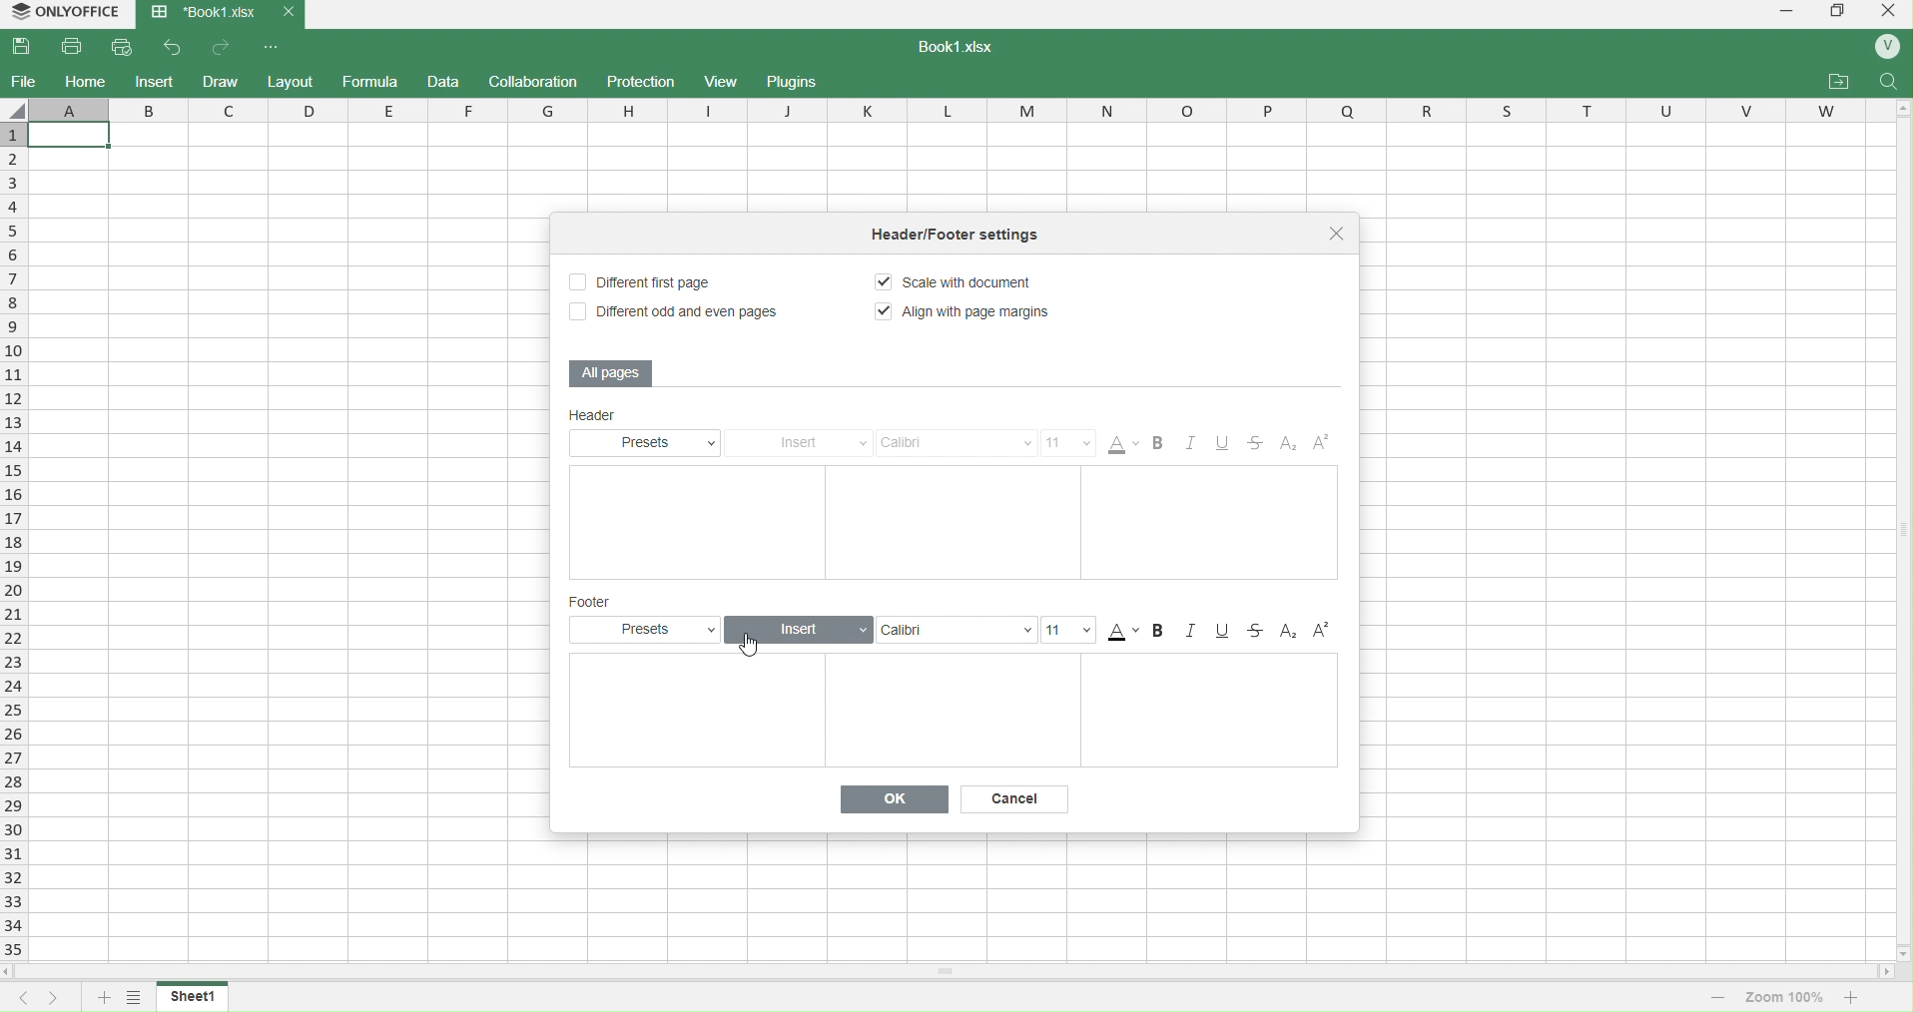 This screenshot has height=1012, width=1913. What do you see at coordinates (195, 995) in the screenshot?
I see `sheet1` at bounding box center [195, 995].